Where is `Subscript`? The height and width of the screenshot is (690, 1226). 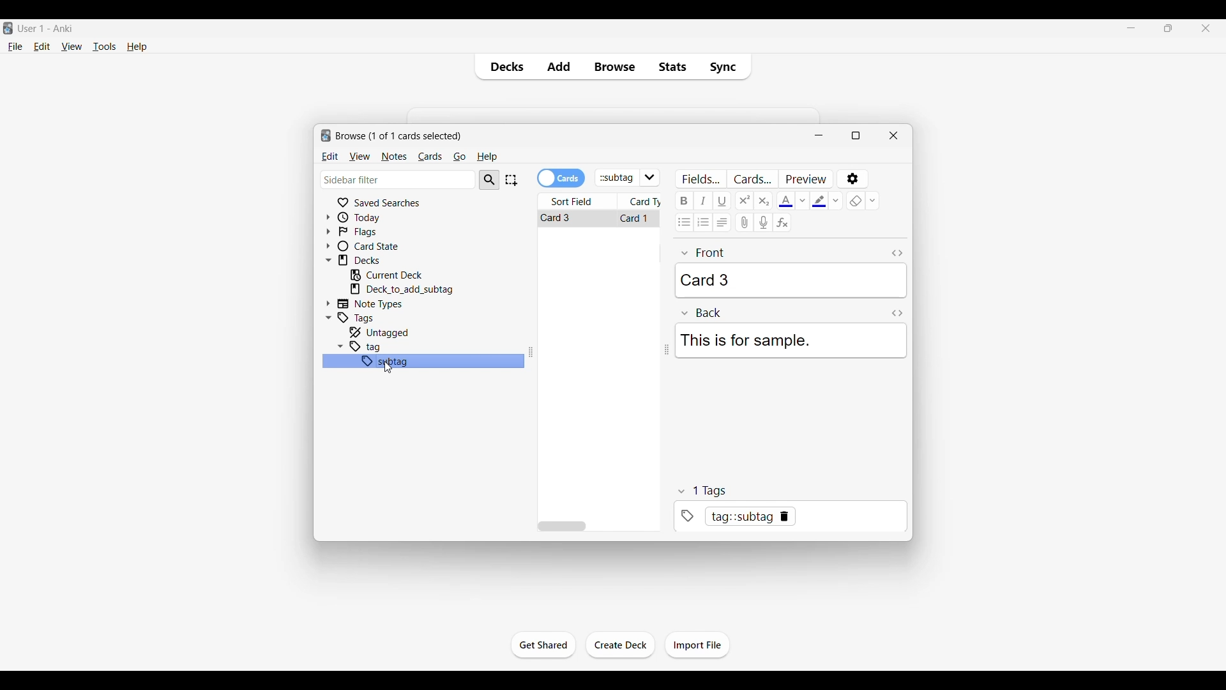
Subscript is located at coordinates (763, 201).